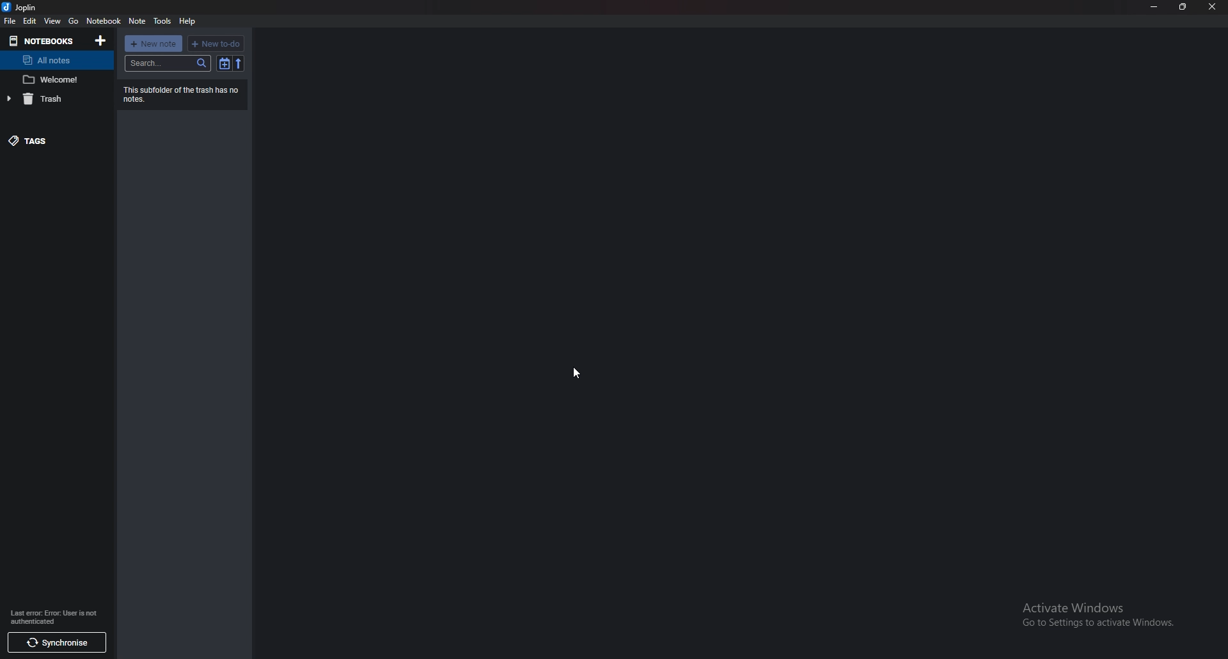  I want to click on Toggle sort, so click(226, 63).